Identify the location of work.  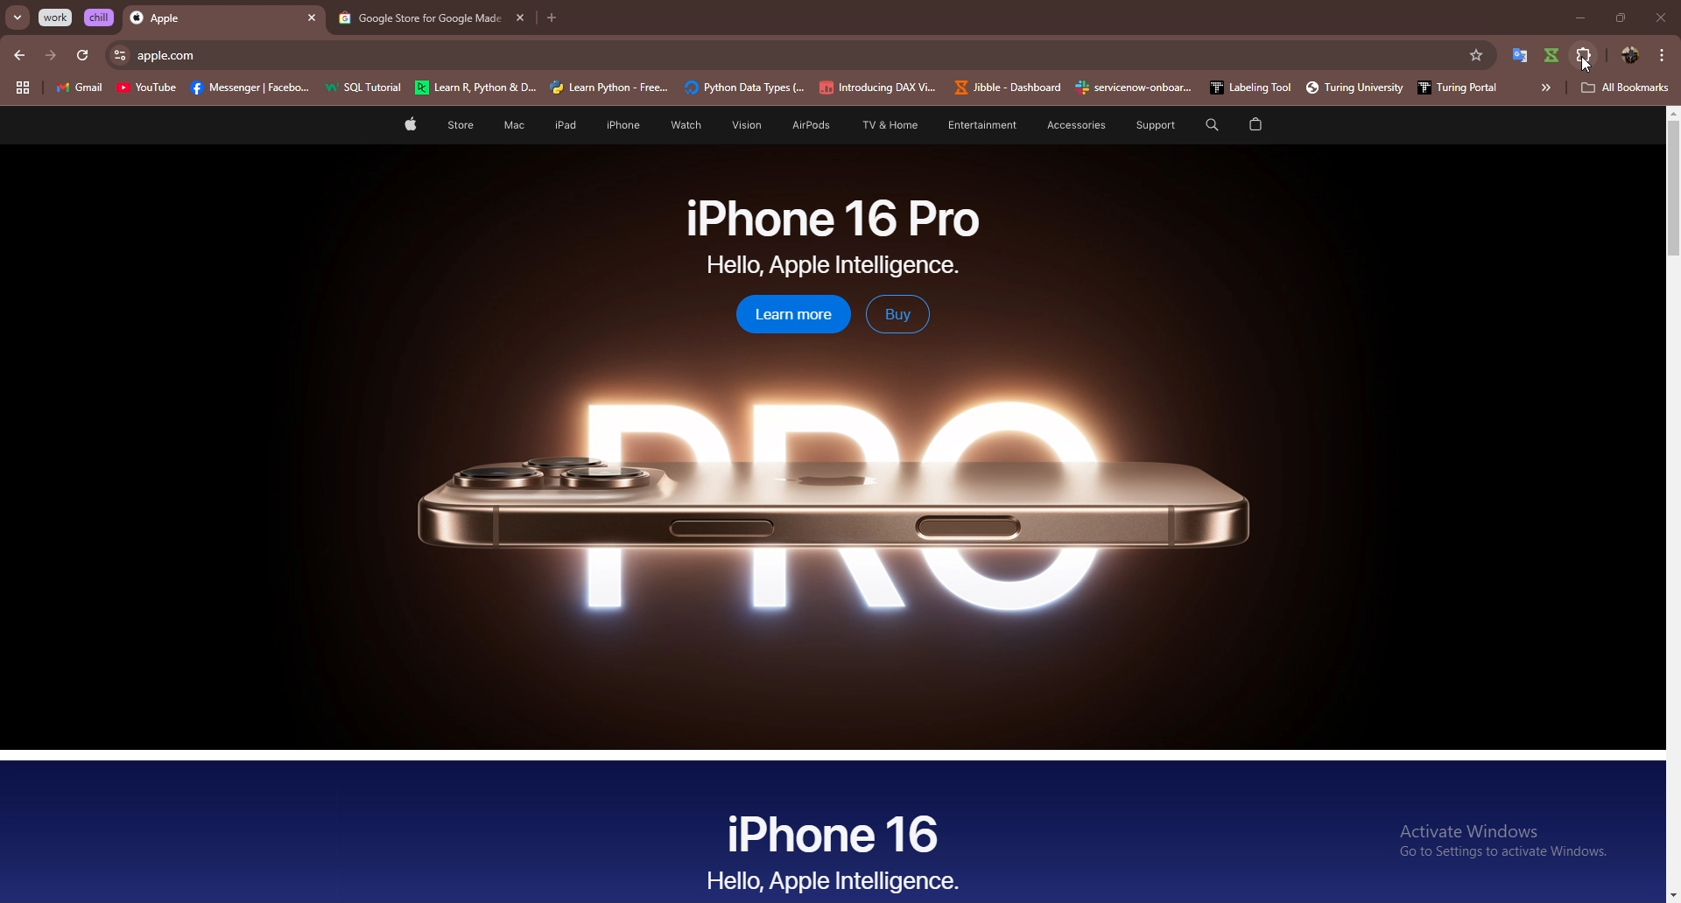
(57, 17).